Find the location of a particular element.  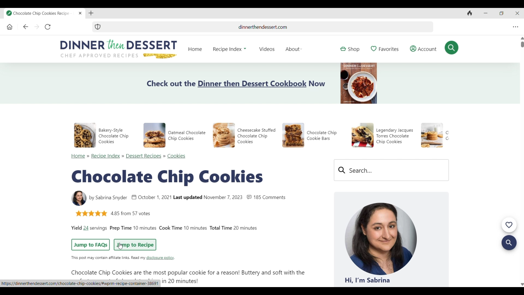

Chocolate Chip Cookie Bars is located at coordinates (322, 135).